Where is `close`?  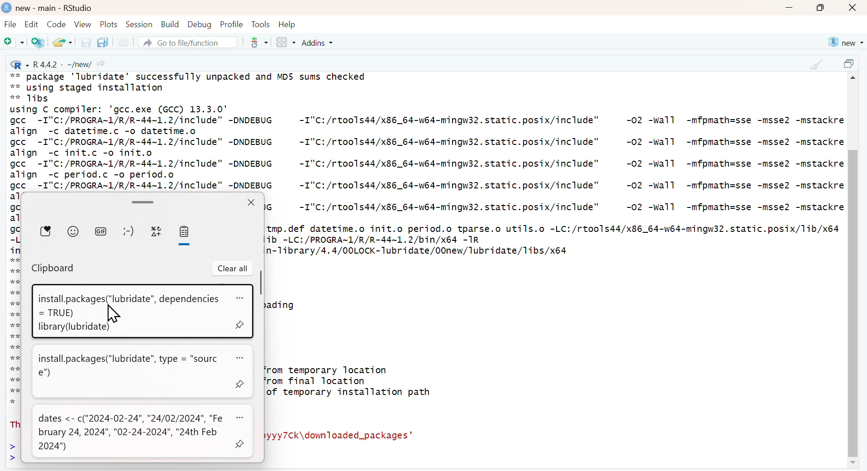 close is located at coordinates (853, 8).